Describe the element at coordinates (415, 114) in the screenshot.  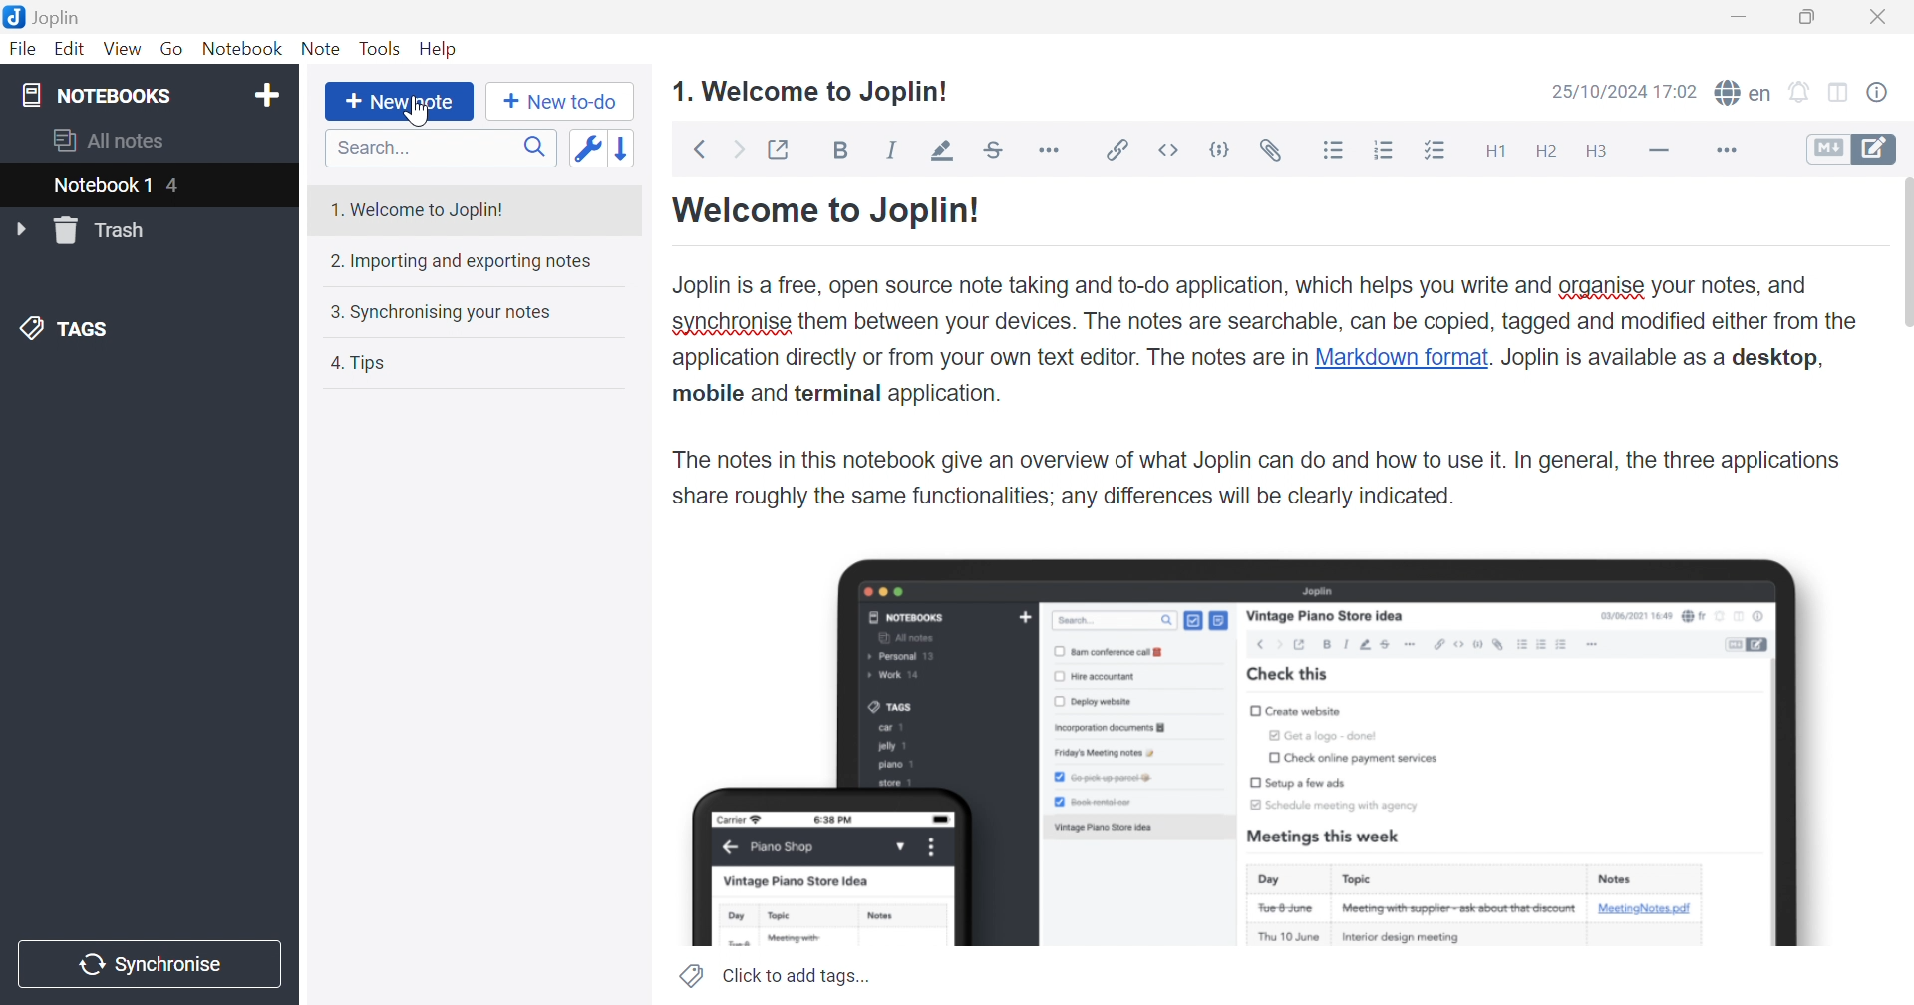
I see `cursor` at that location.